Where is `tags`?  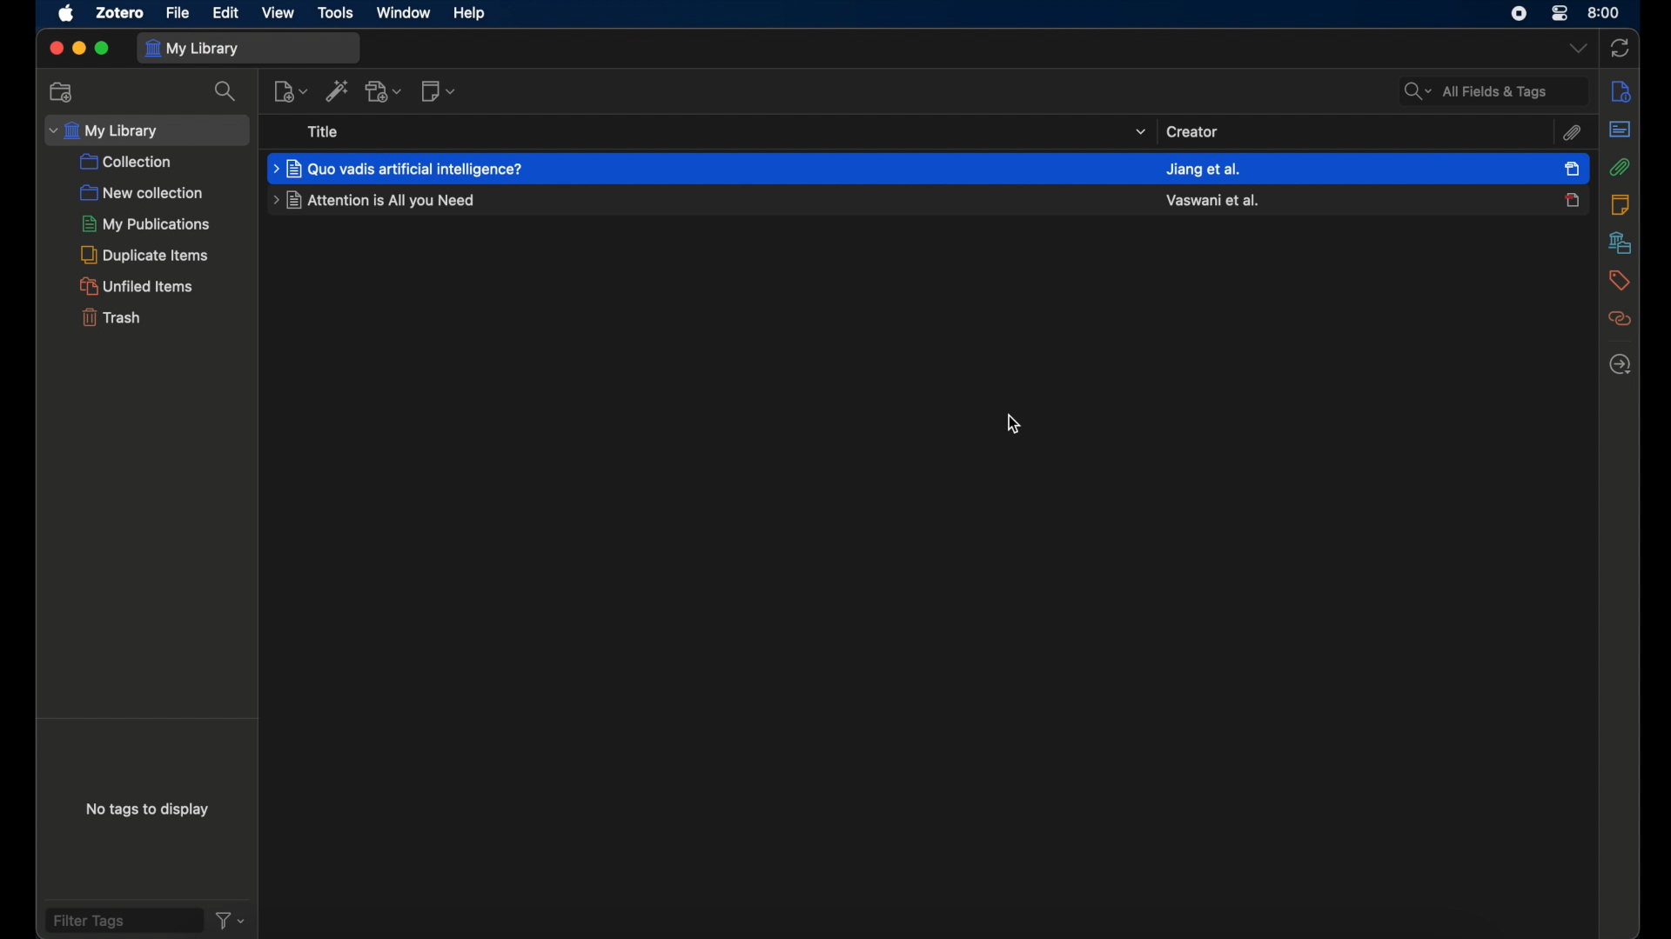 tags is located at coordinates (1618, 281).